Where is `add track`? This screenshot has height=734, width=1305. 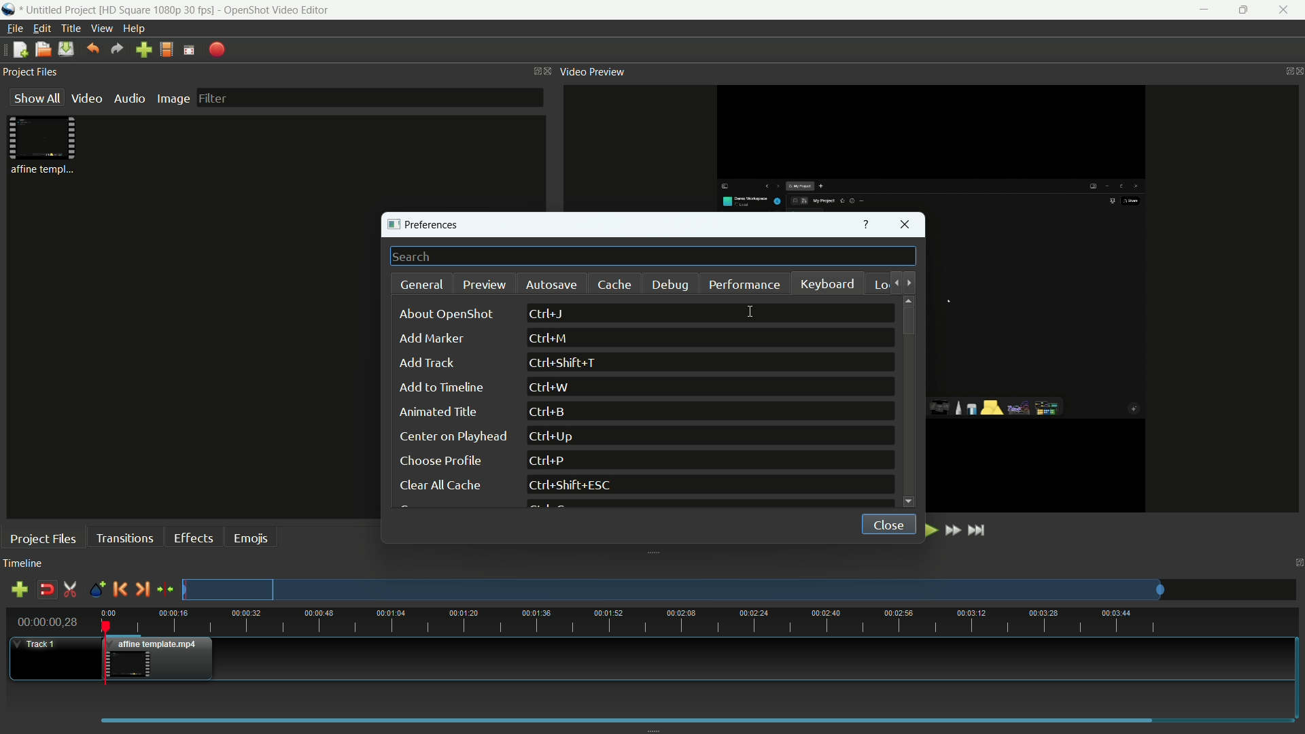
add track is located at coordinates (19, 591).